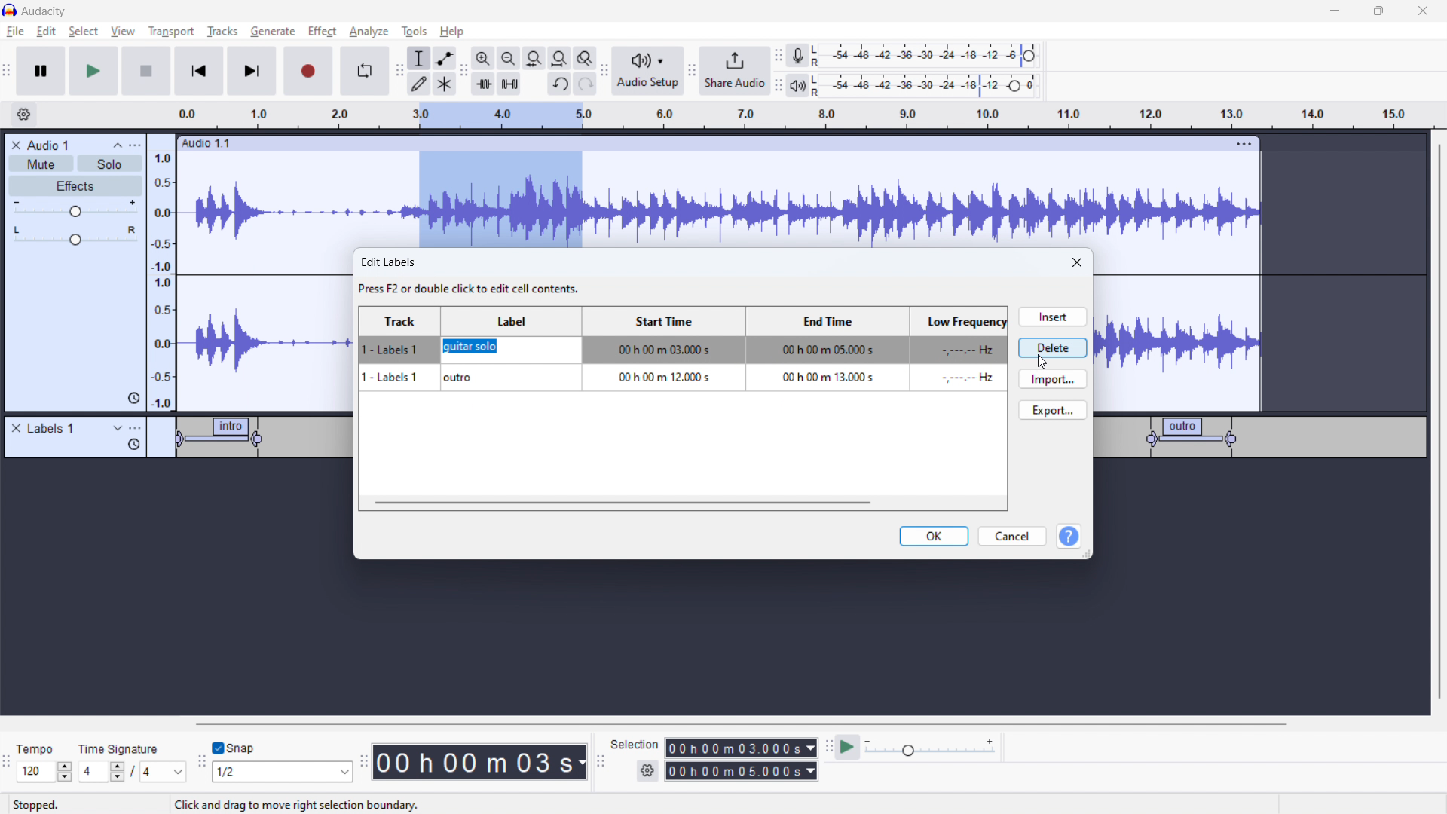 Image resolution: width=1447 pixels, height=814 pixels. I want to click on zoom out, so click(508, 58).